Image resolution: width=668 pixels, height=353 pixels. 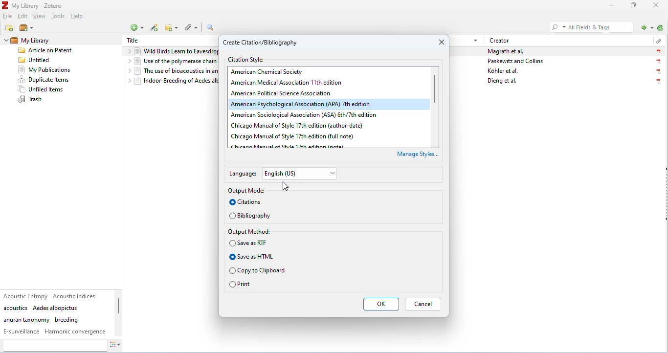 What do you see at coordinates (41, 308) in the screenshot?
I see `acoustics Aedes albopictus` at bounding box center [41, 308].